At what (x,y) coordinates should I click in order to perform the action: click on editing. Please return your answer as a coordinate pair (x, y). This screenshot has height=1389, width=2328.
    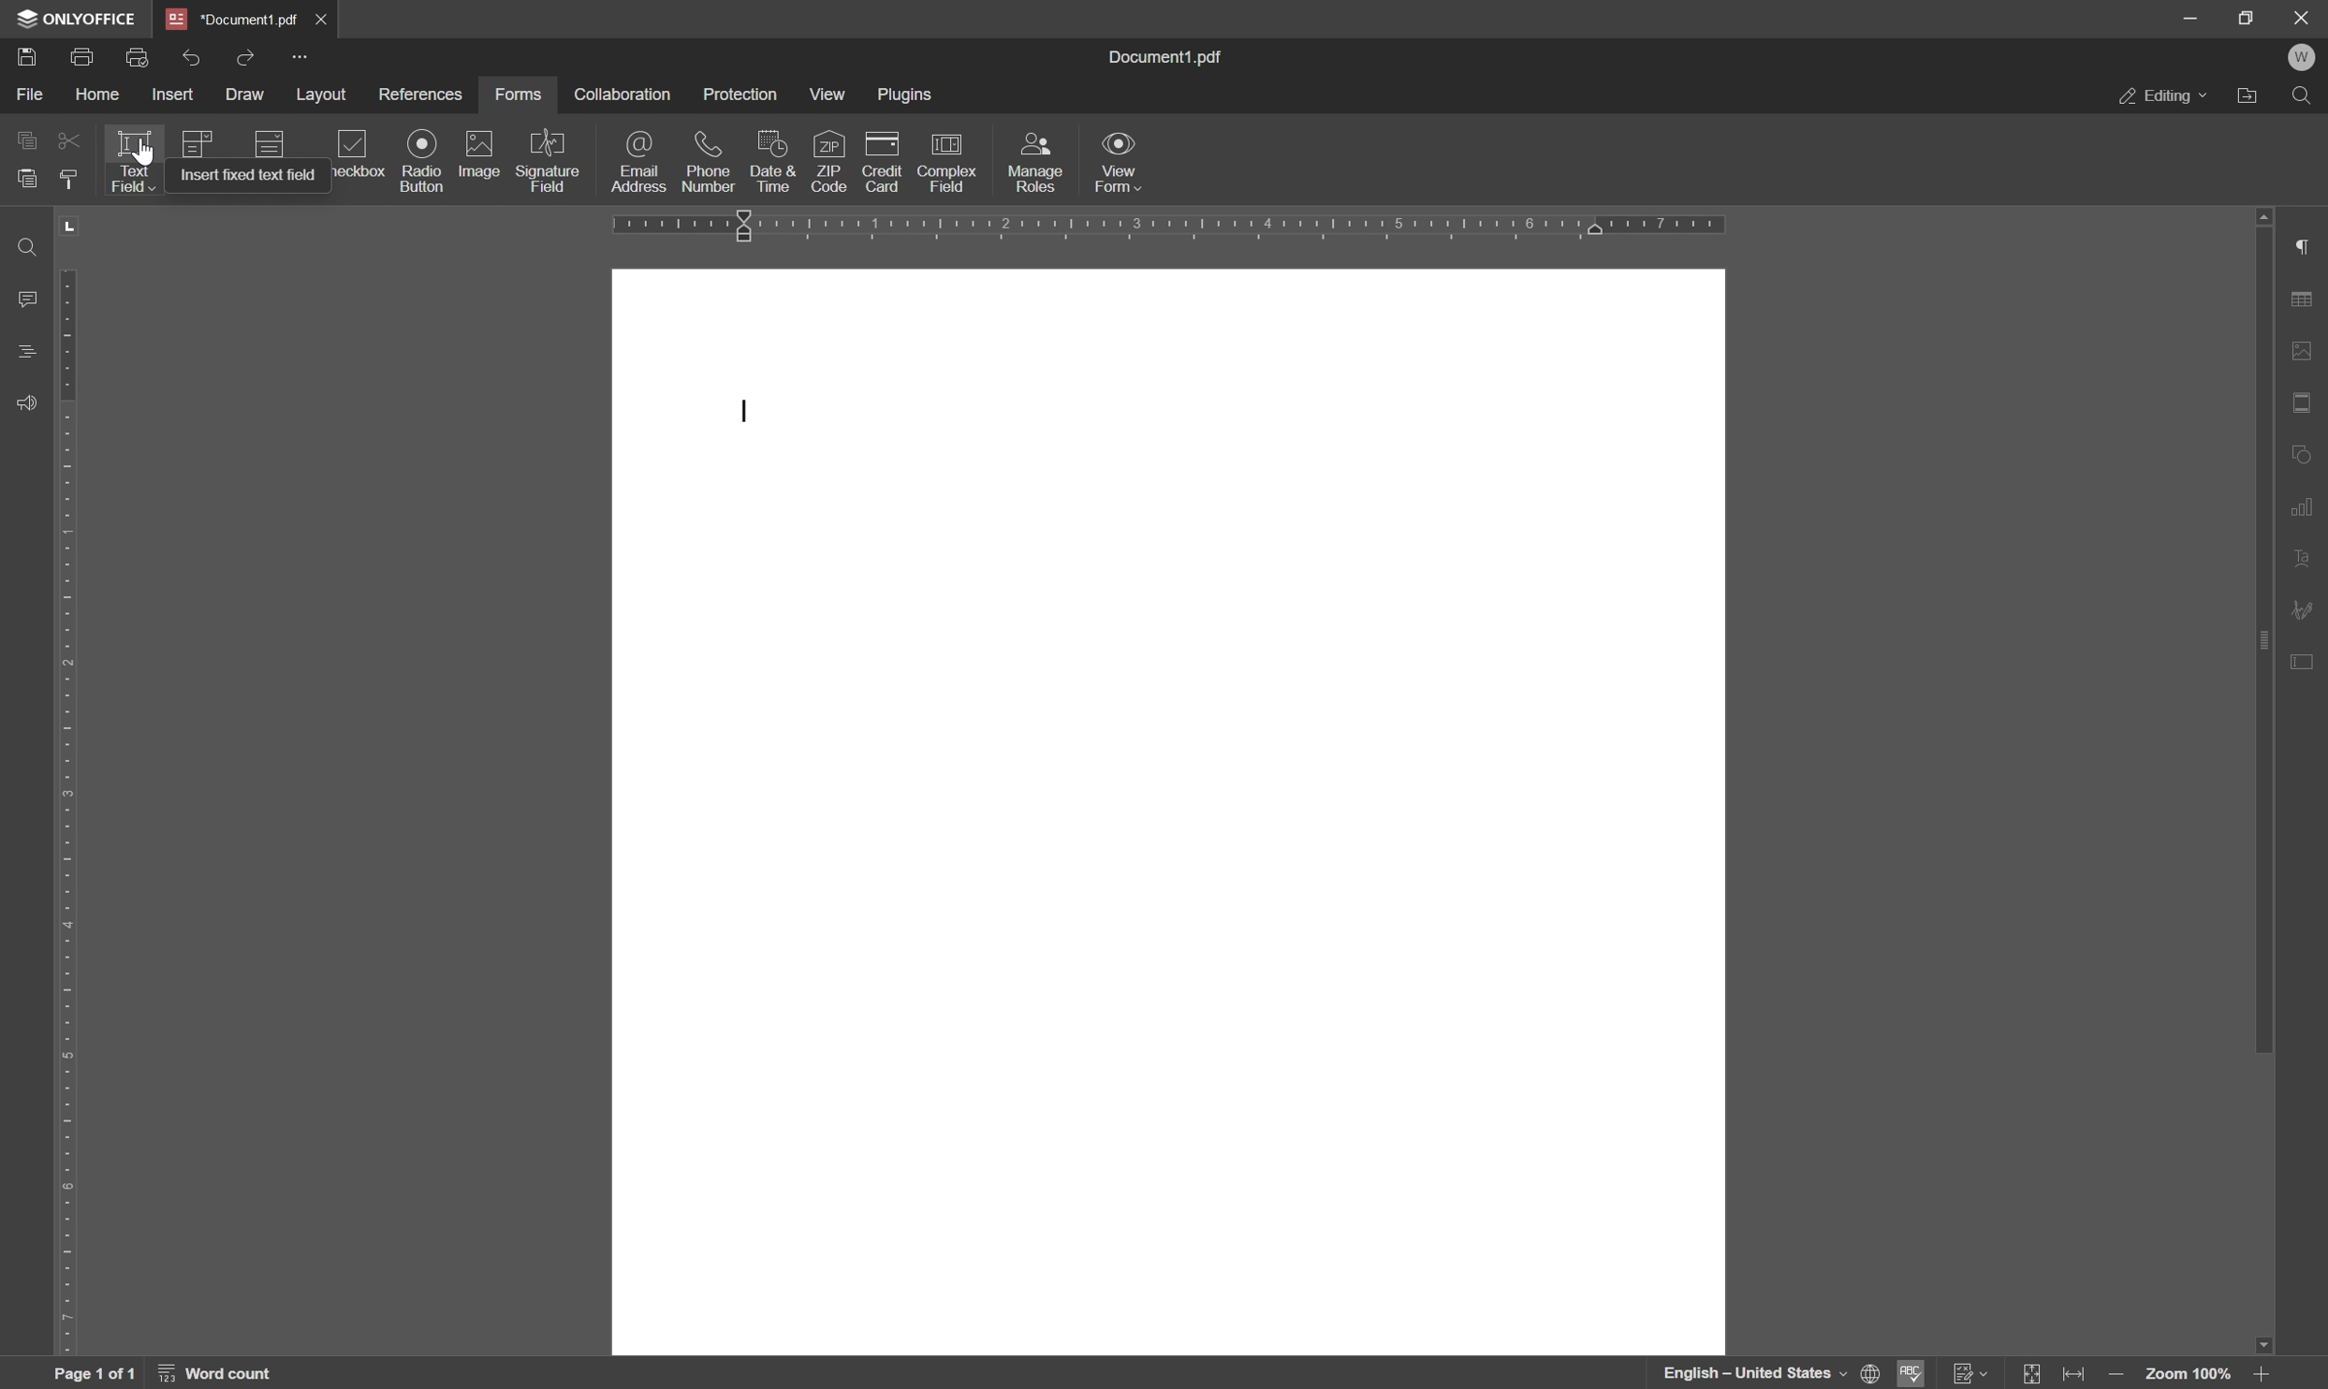
    Looking at the image, I should click on (2163, 97).